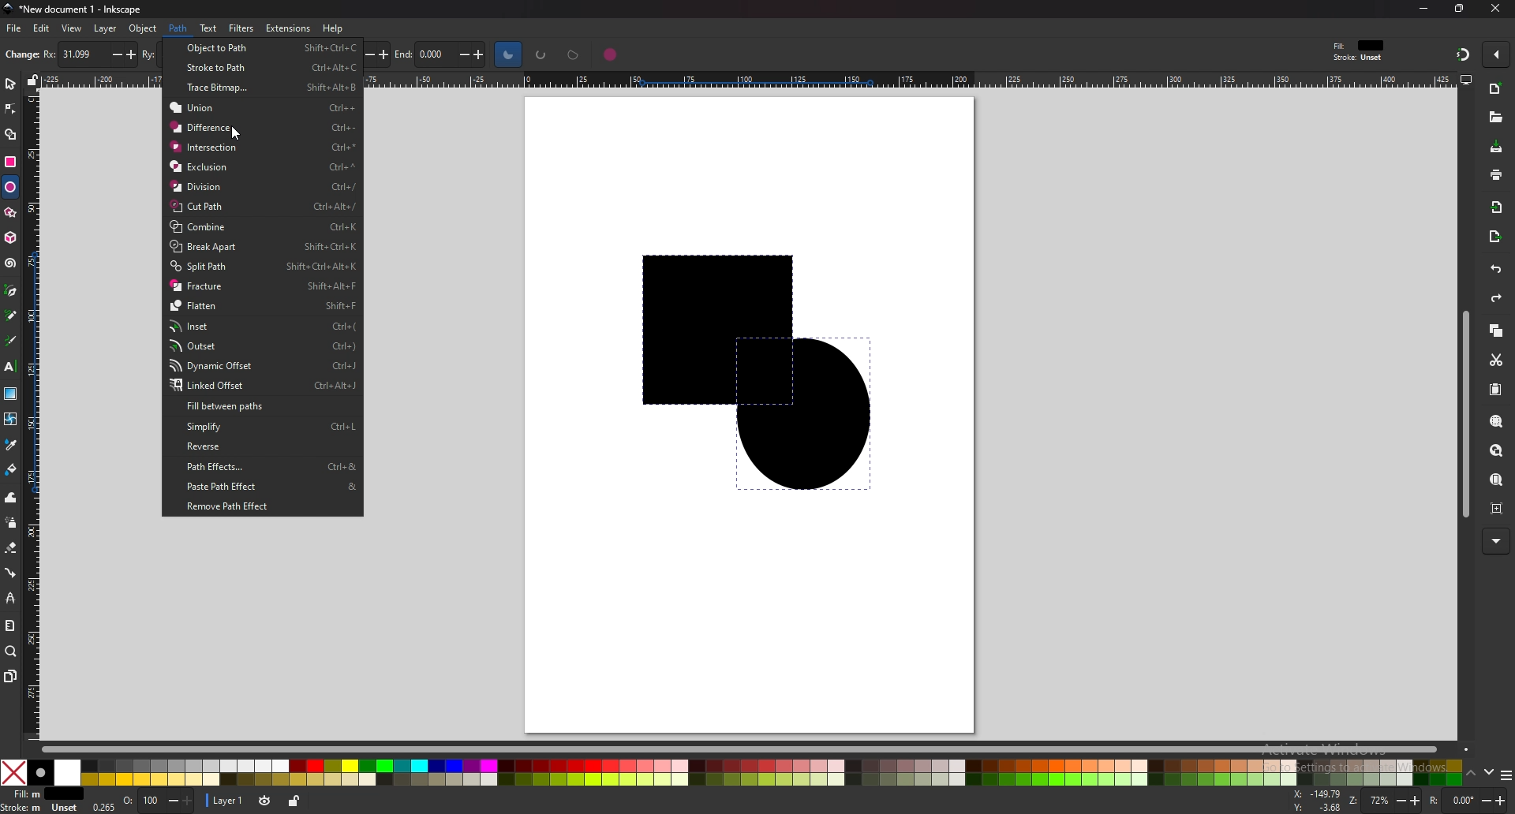 This screenshot has width=1515, height=814. Describe the element at coordinates (1496, 174) in the screenshot. I see `print` at that location.